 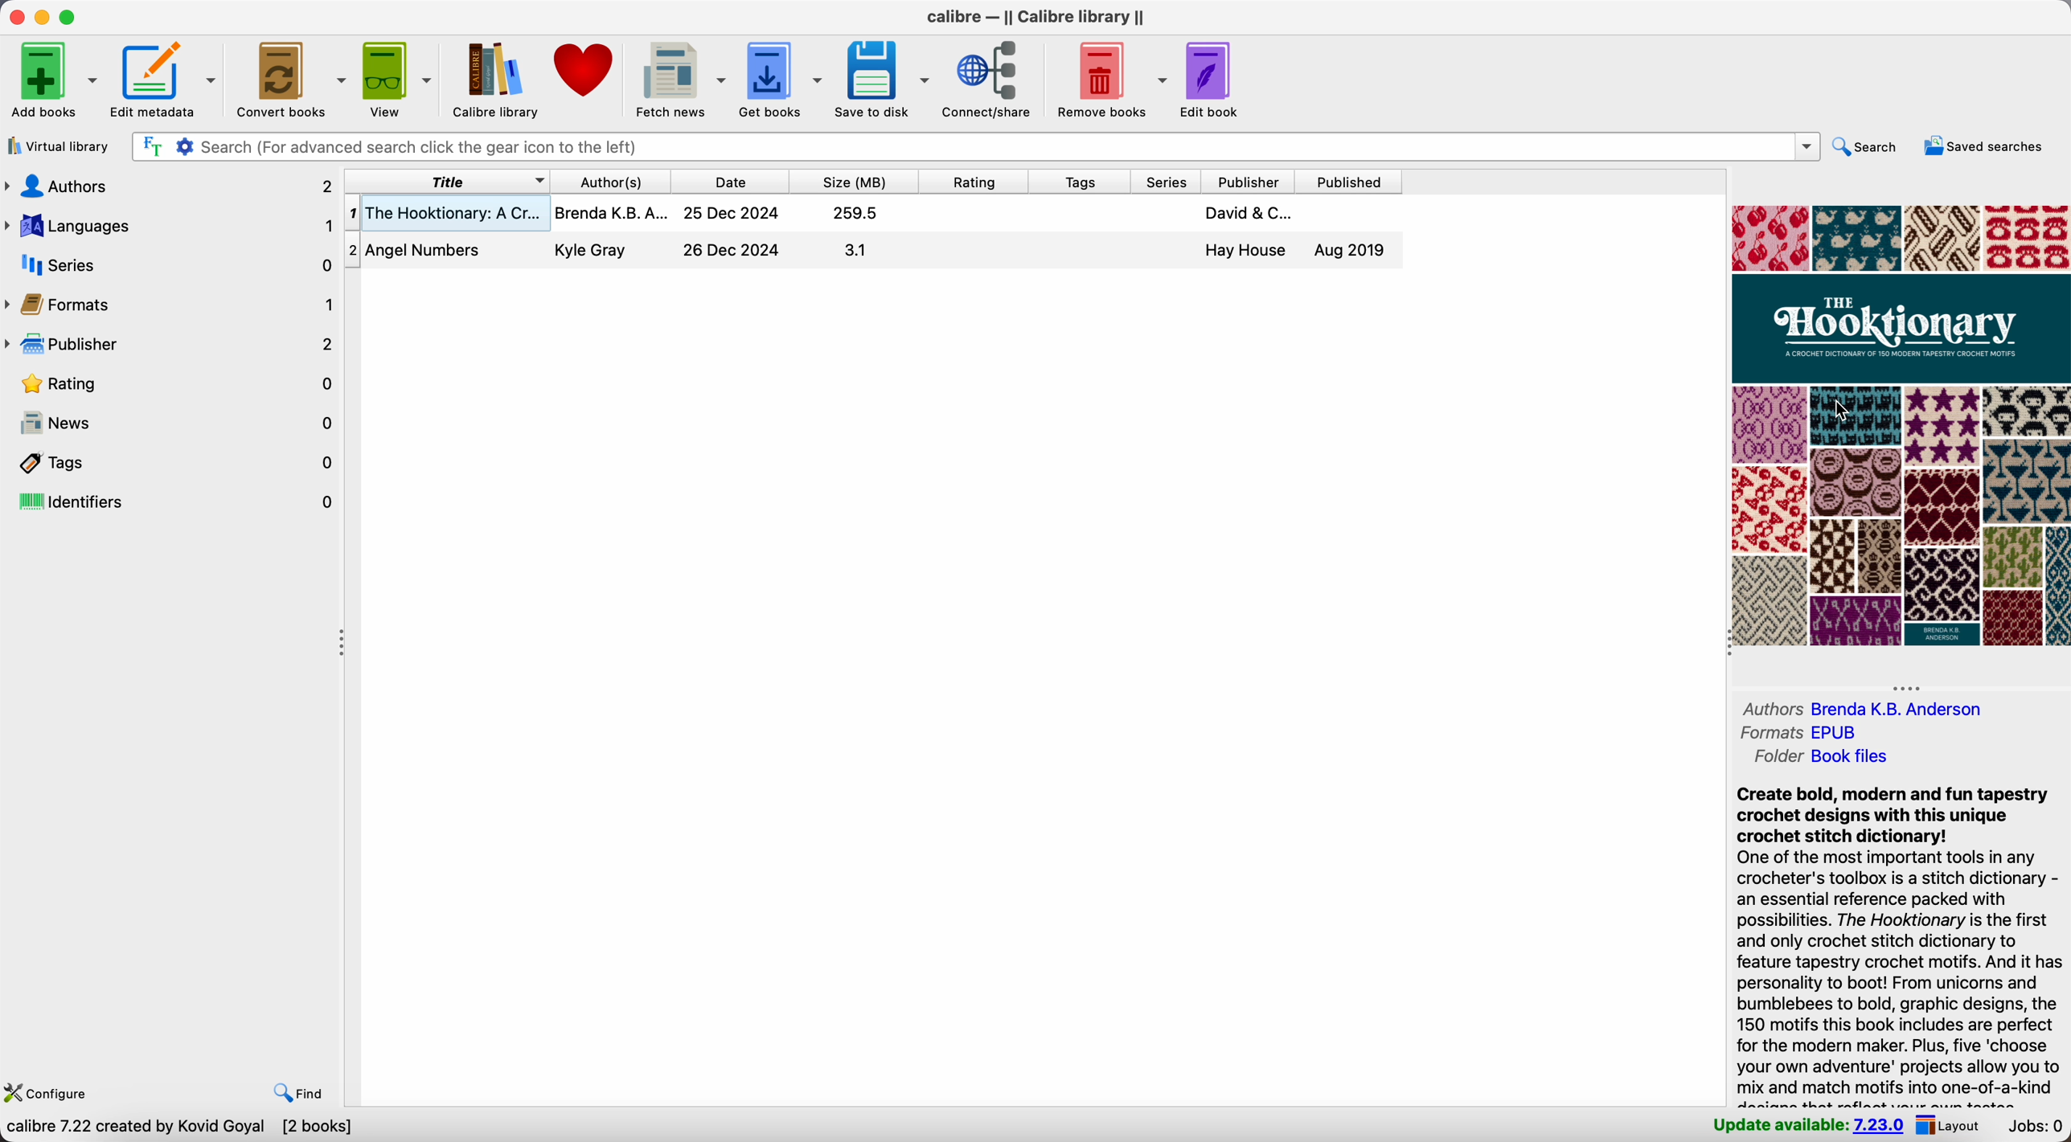 I want to click on size, so click(x=859, y=182).